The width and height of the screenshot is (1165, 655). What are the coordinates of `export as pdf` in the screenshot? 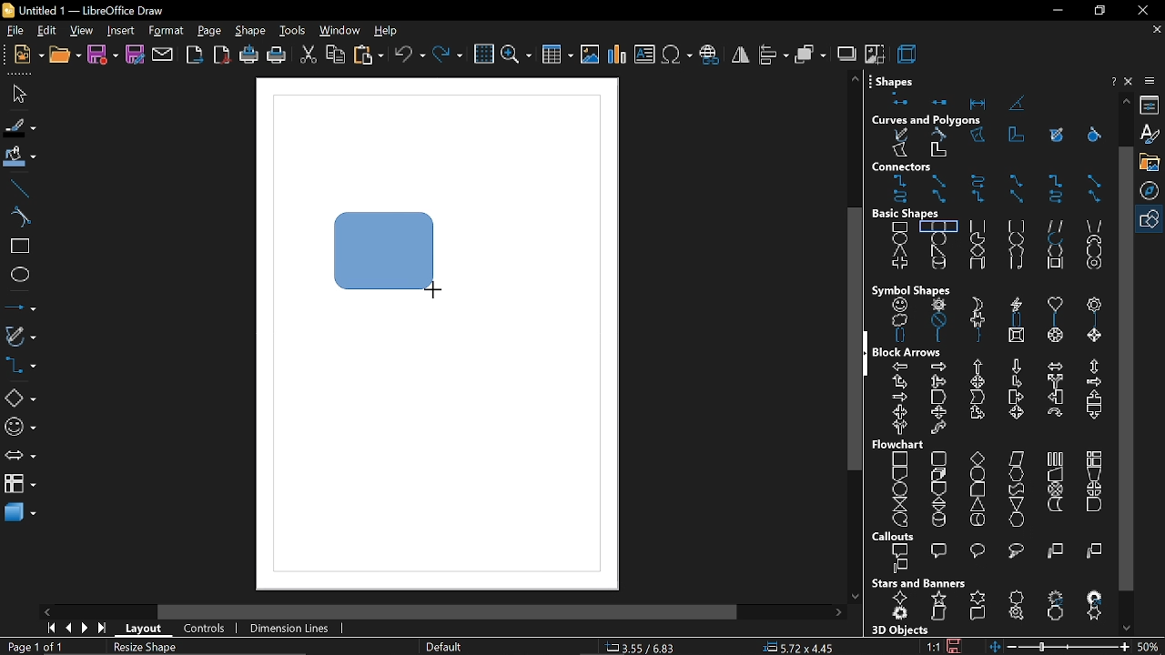 It's located at (222, 55).